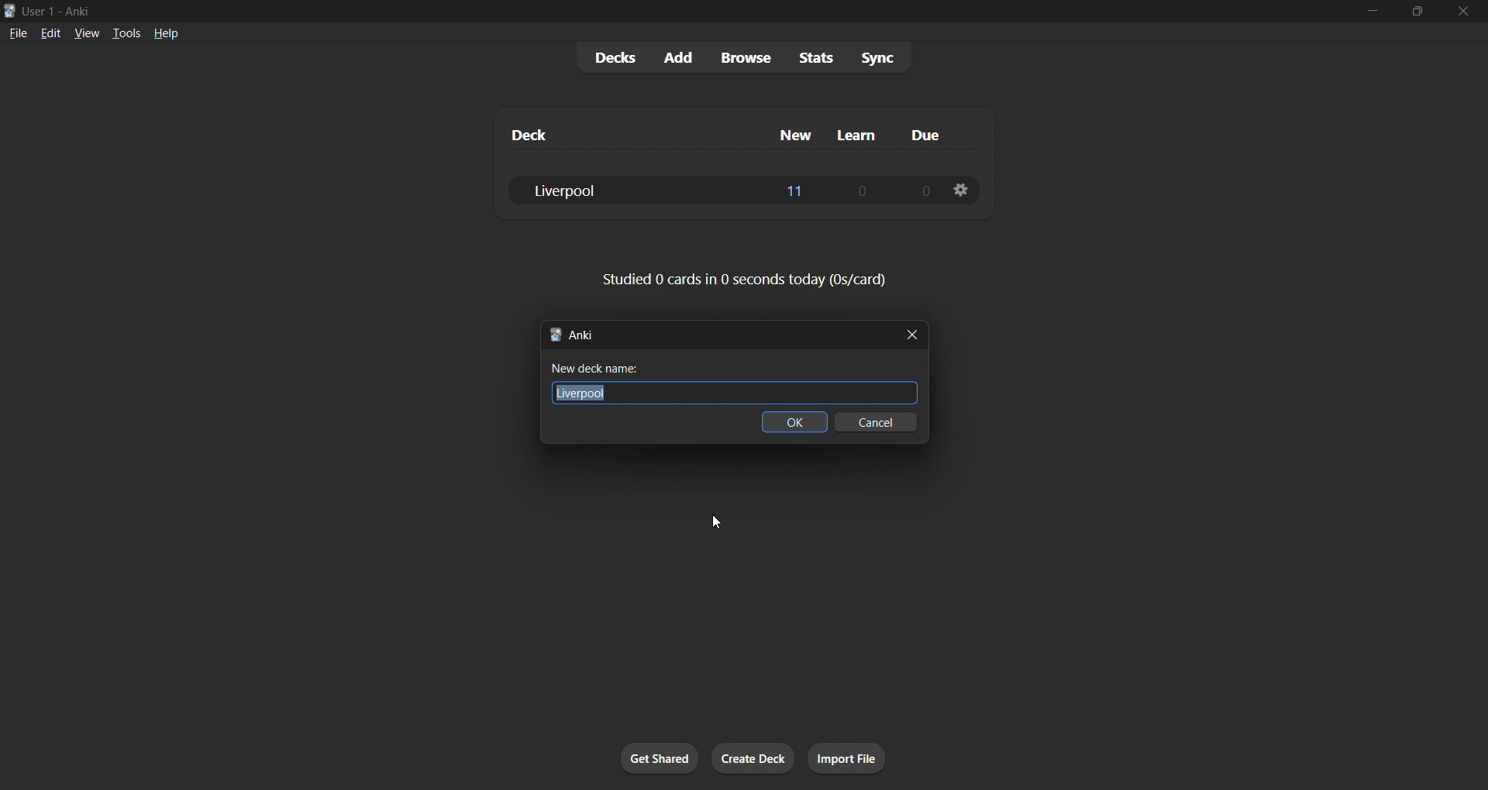 The width and height of the screenshot is (1488, 790). I want to click on learn column, so click(859, 134).